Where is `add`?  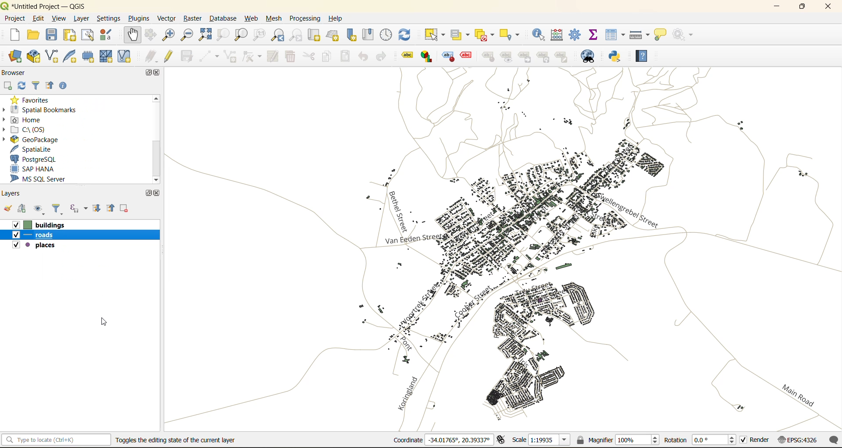 add is located at coordinates (22, 209).